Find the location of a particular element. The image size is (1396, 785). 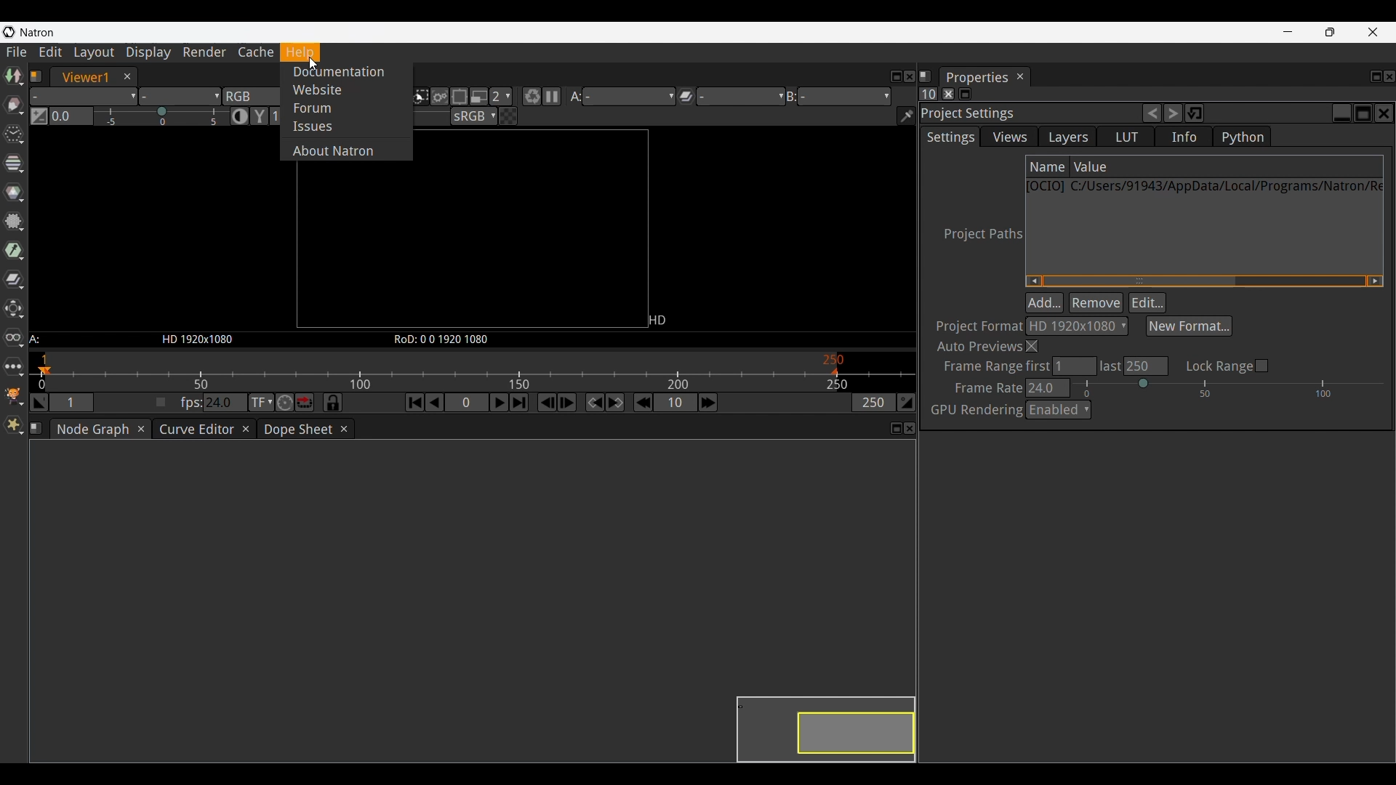

About Natron is located at coordinates (346, 150).